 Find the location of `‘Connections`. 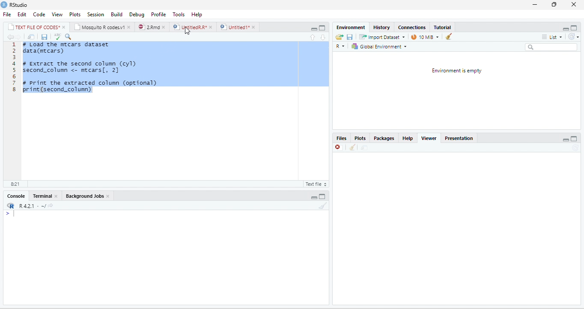

‘Connections is located at coordinates (411, 27).